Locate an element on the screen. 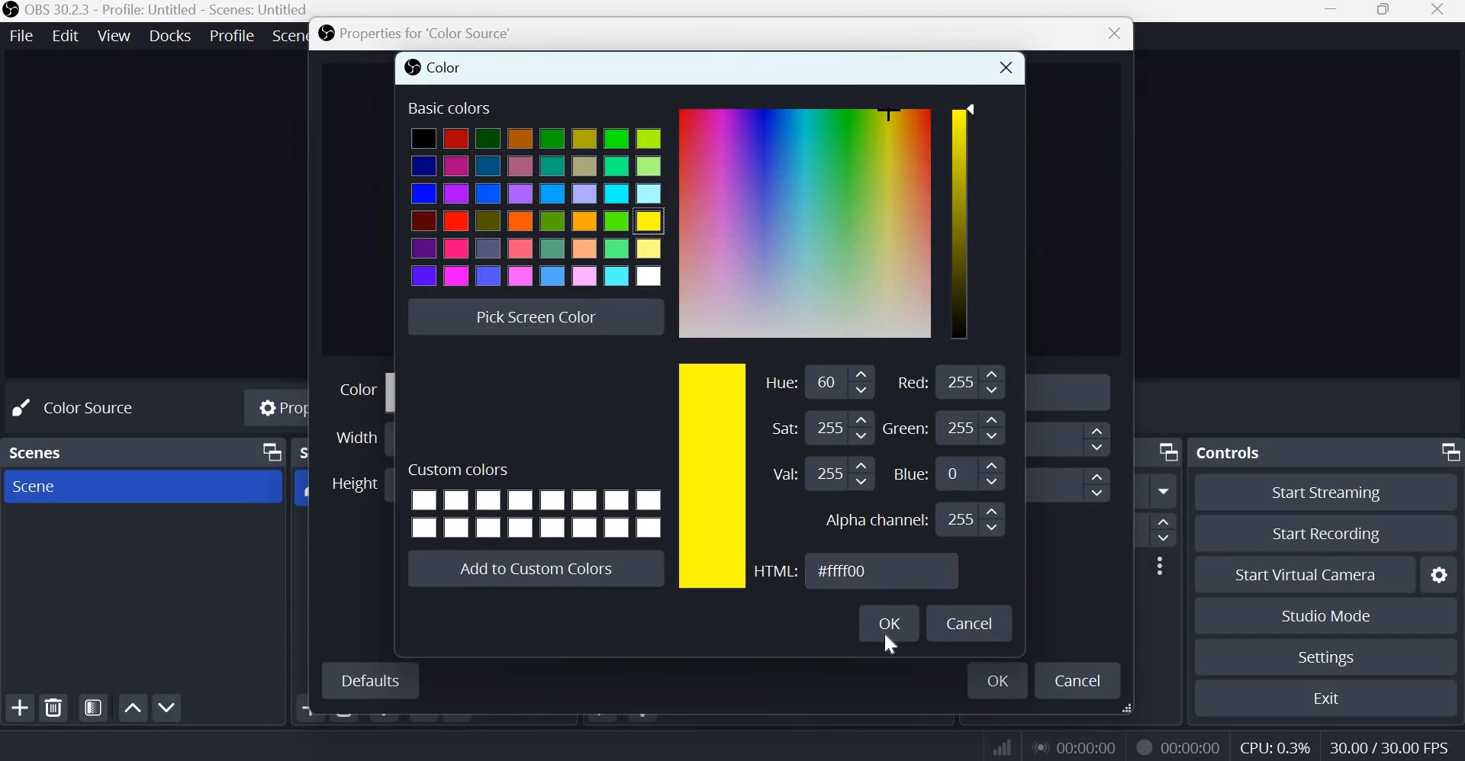 The height and width of the screenshot is (761, 1465). add scene is located at coordinates (20, 708).